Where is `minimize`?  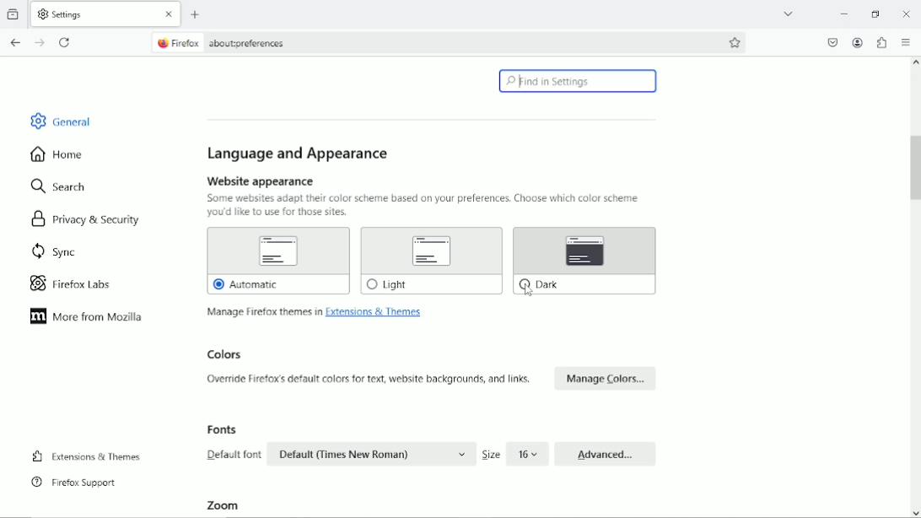
minimize is located at coordinates (843, 13).